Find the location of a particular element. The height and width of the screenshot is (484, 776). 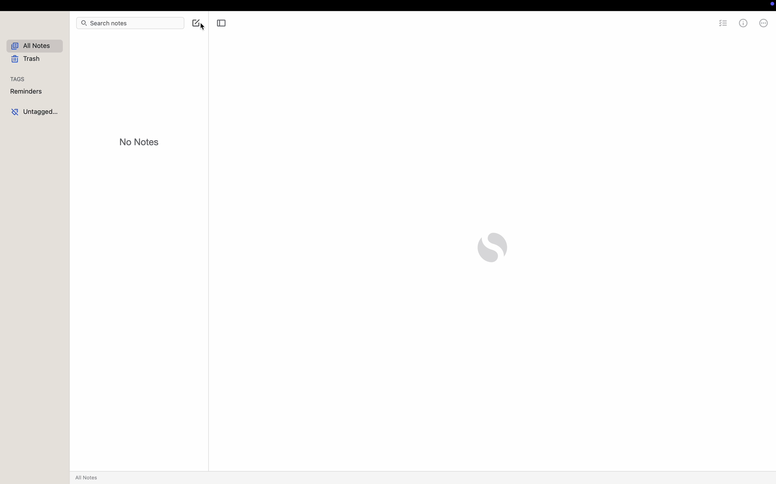

simplenote logo is located at coordinates (494, 246).